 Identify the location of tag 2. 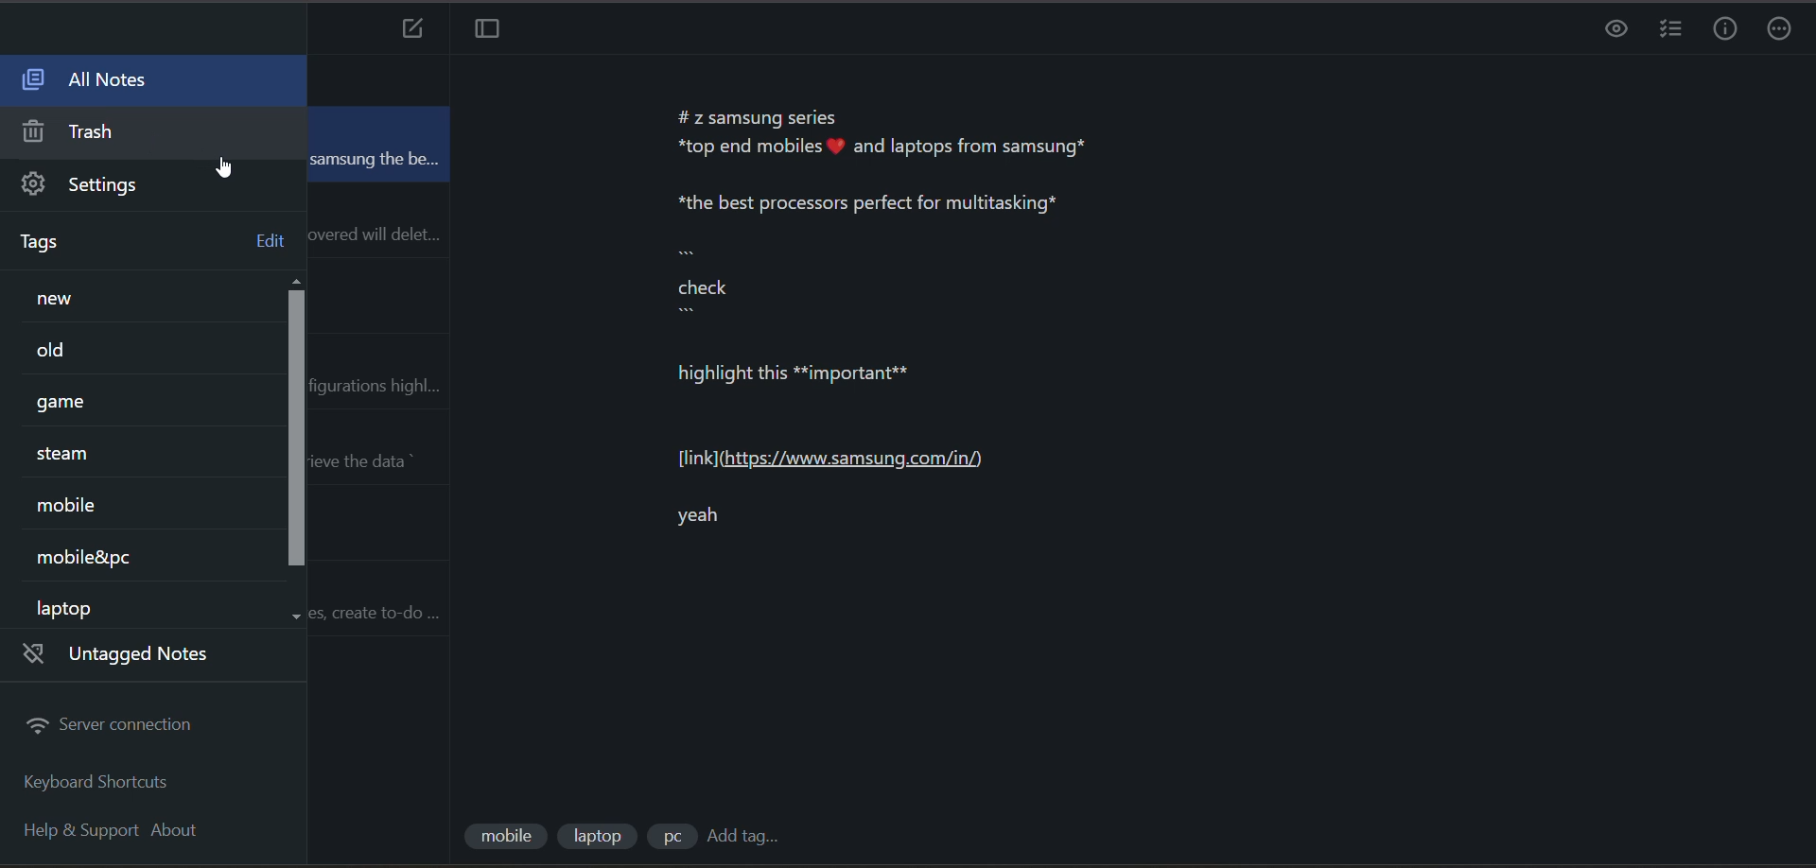
(62, 353).